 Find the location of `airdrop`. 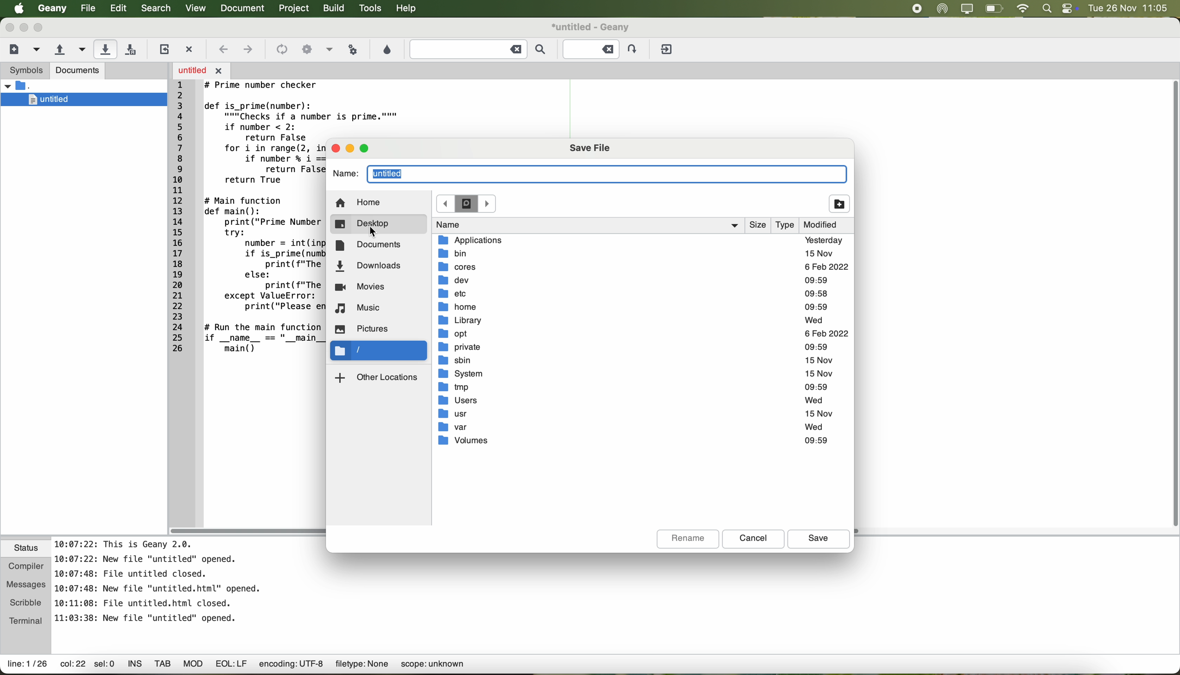

airdrop is located at coordinates (942, 9).